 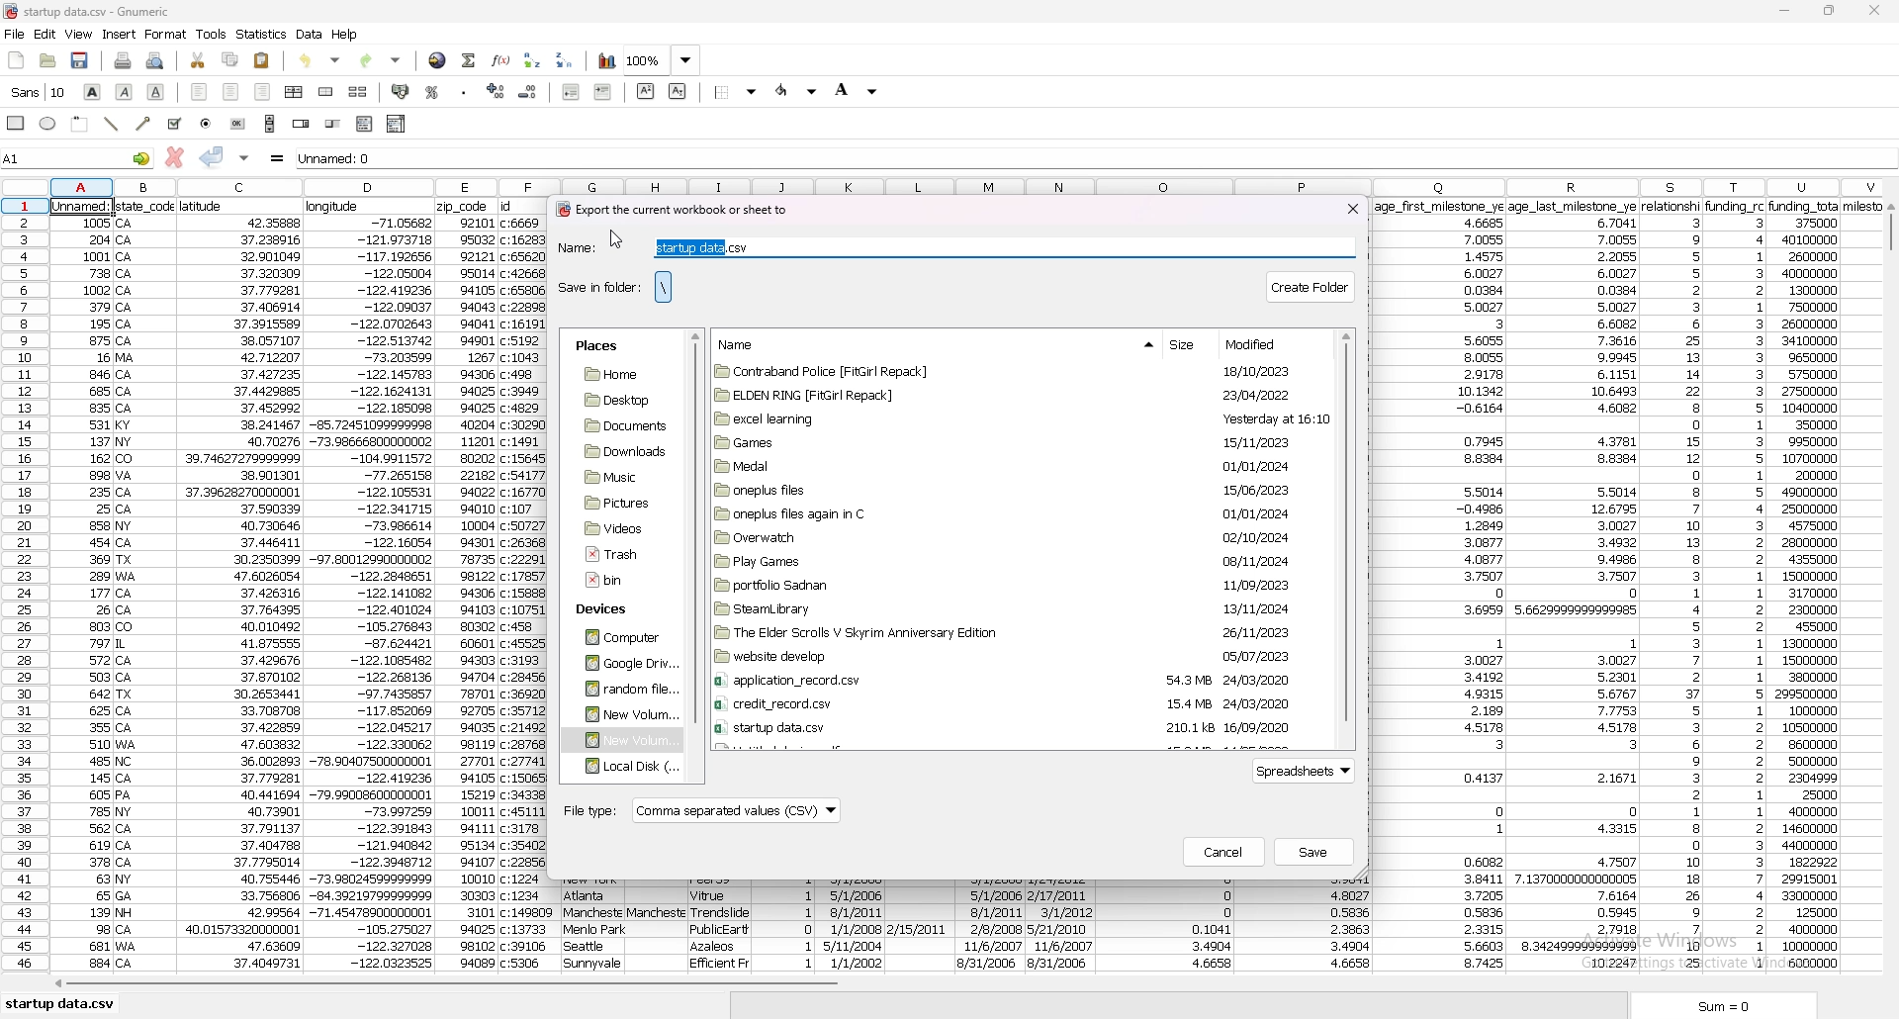 I want to click on foreground, so click(x=797, y=91).